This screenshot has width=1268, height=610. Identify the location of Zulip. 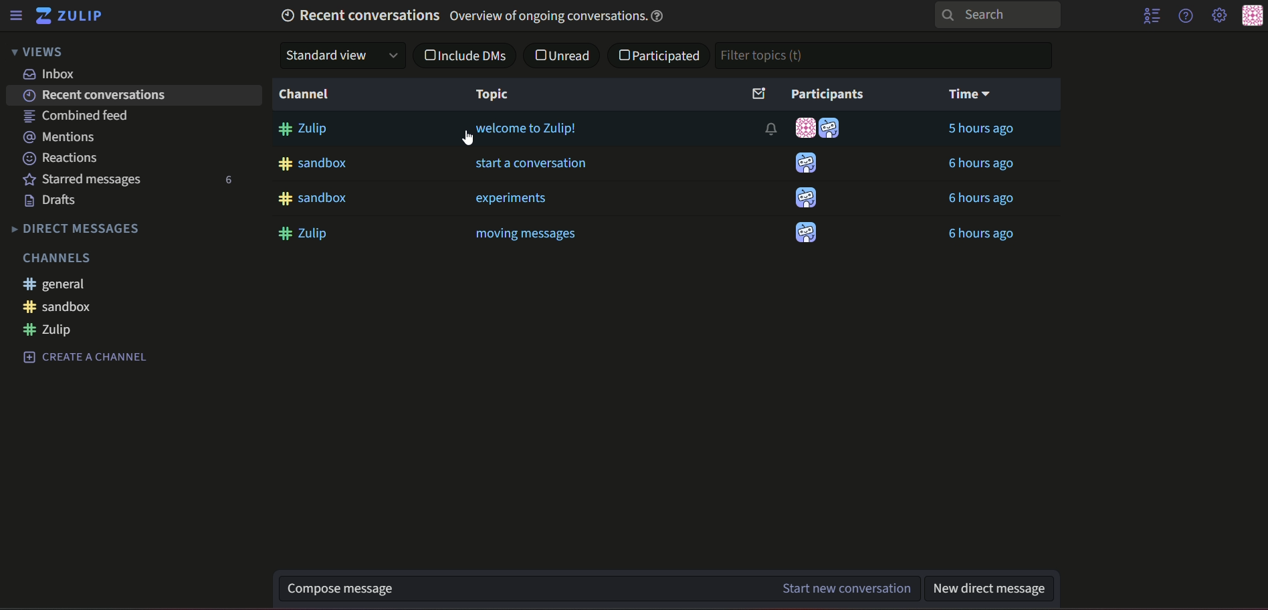
(74, 15).